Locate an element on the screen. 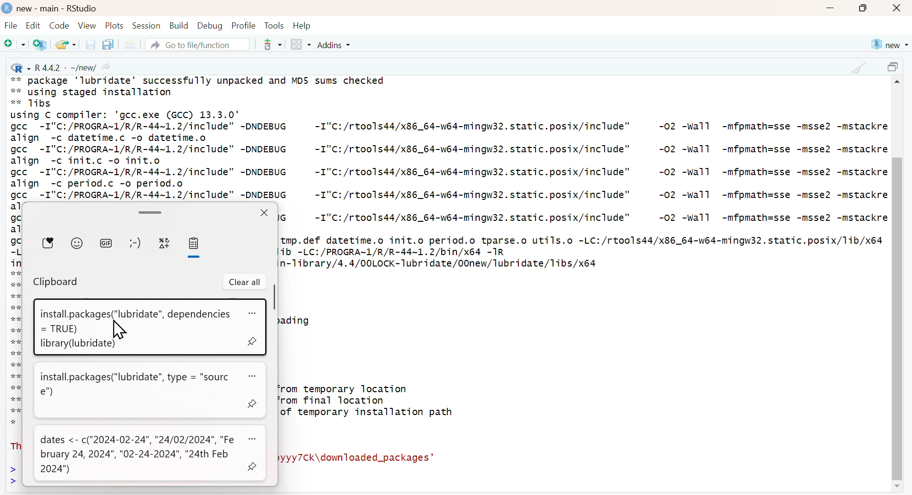 The width and height of the screenshot is (912, 495). Profile is located at coordinates (244, 25).